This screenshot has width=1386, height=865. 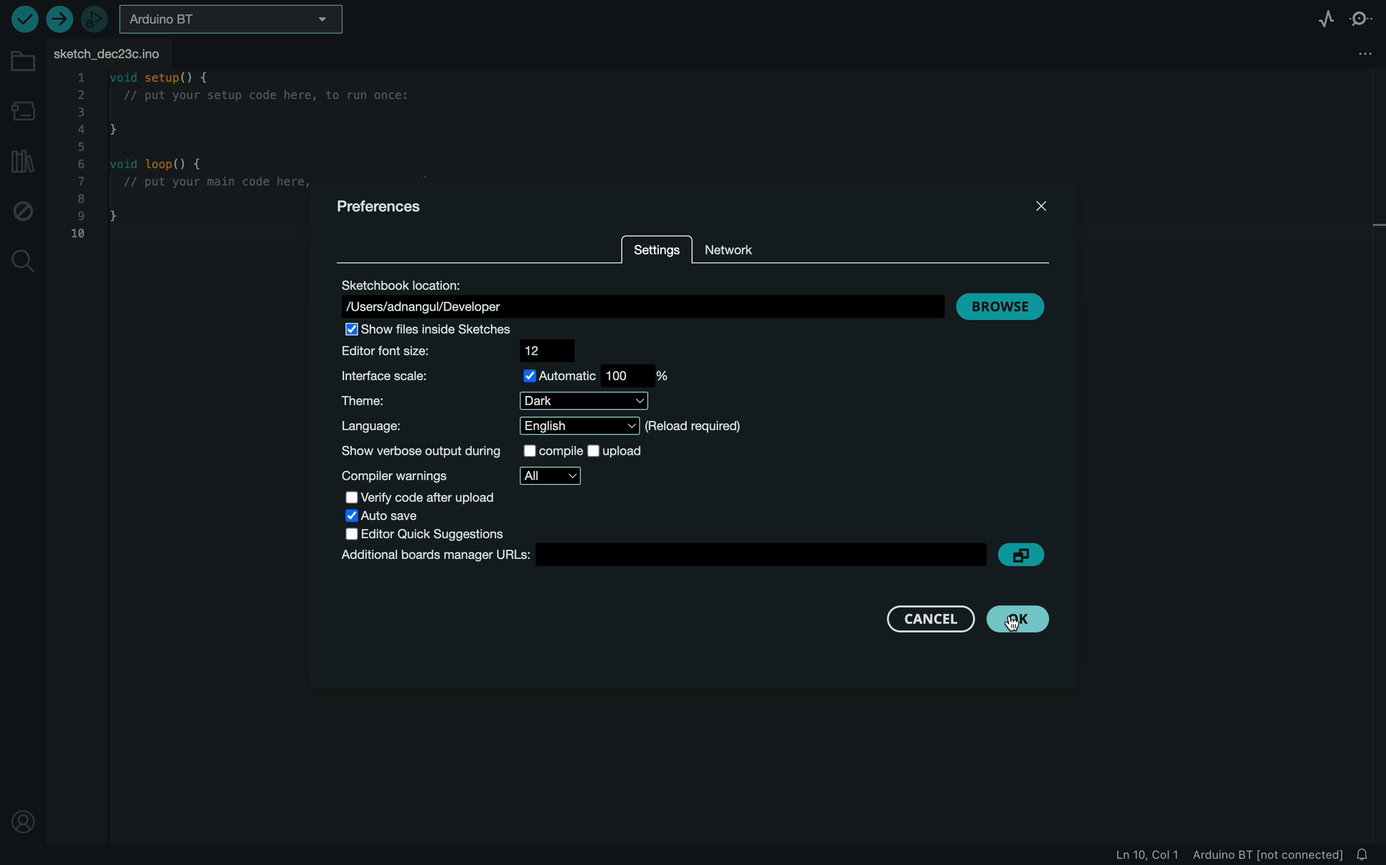 What do you see at coordinates (1024, 621) in the screenshot?
I see `cursor` at bounding box center [1024, 621].